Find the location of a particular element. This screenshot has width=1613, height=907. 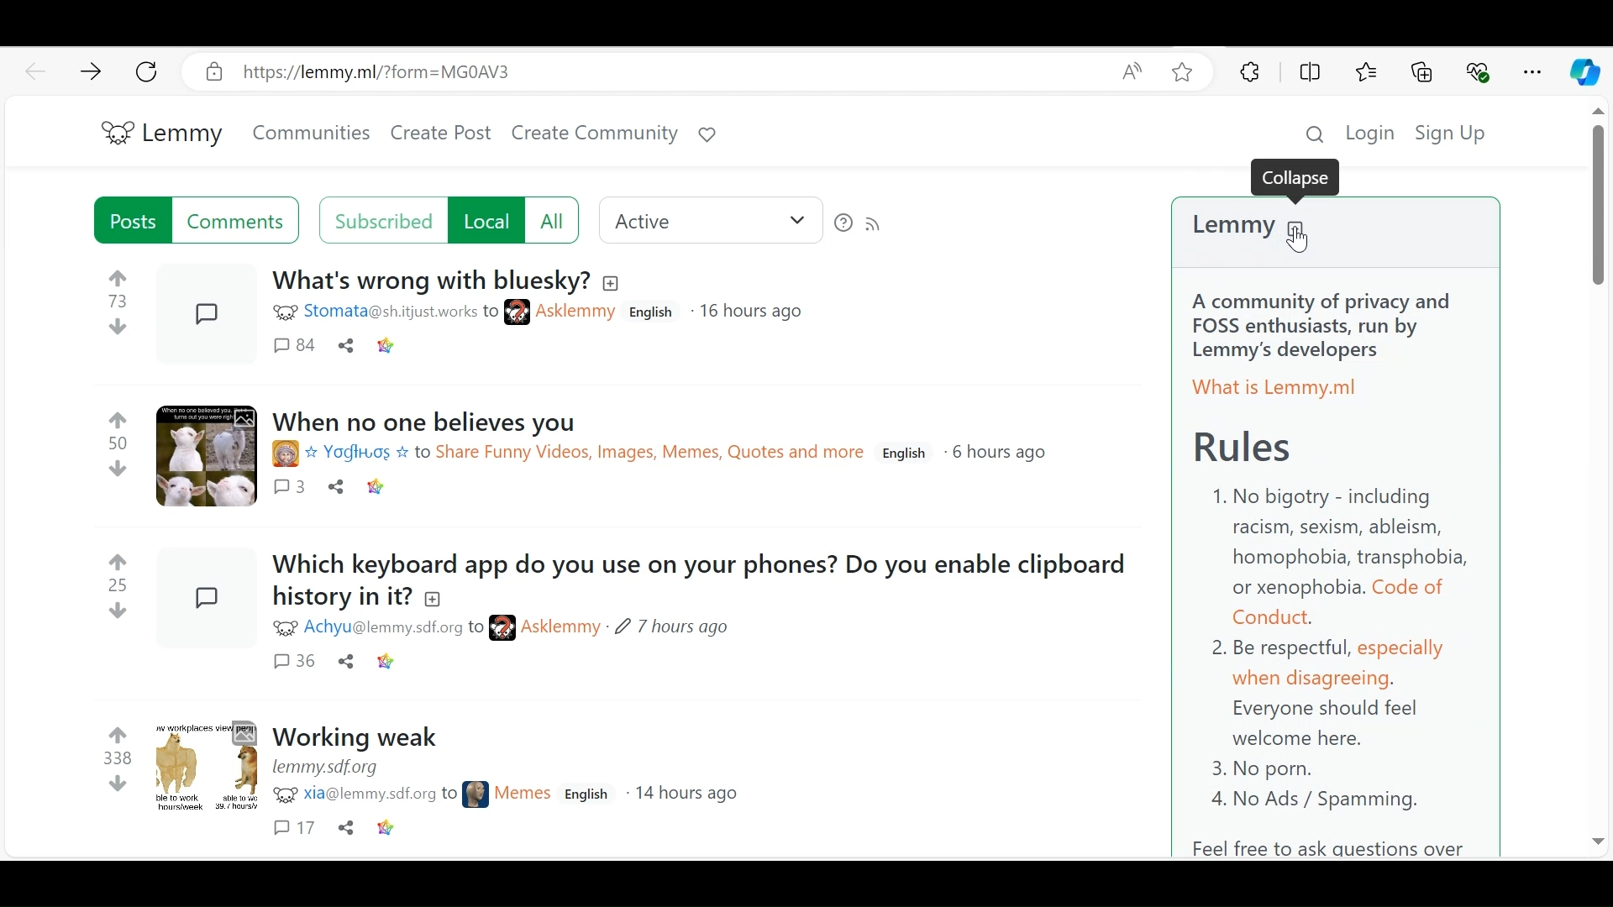

Lemmy is located at coordinates (183, 133).